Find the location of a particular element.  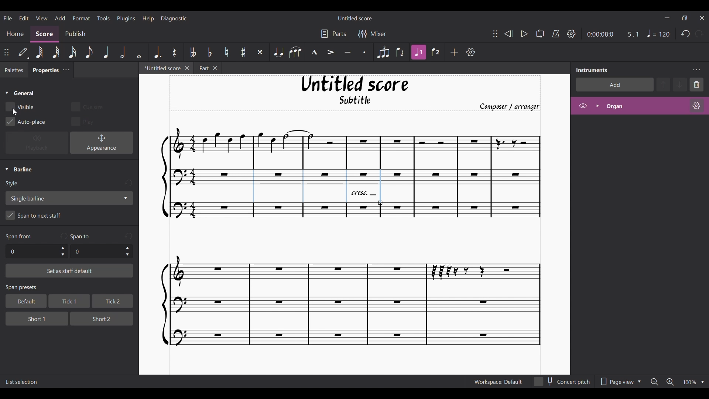

Add menu is located at coordinates (60, 18).